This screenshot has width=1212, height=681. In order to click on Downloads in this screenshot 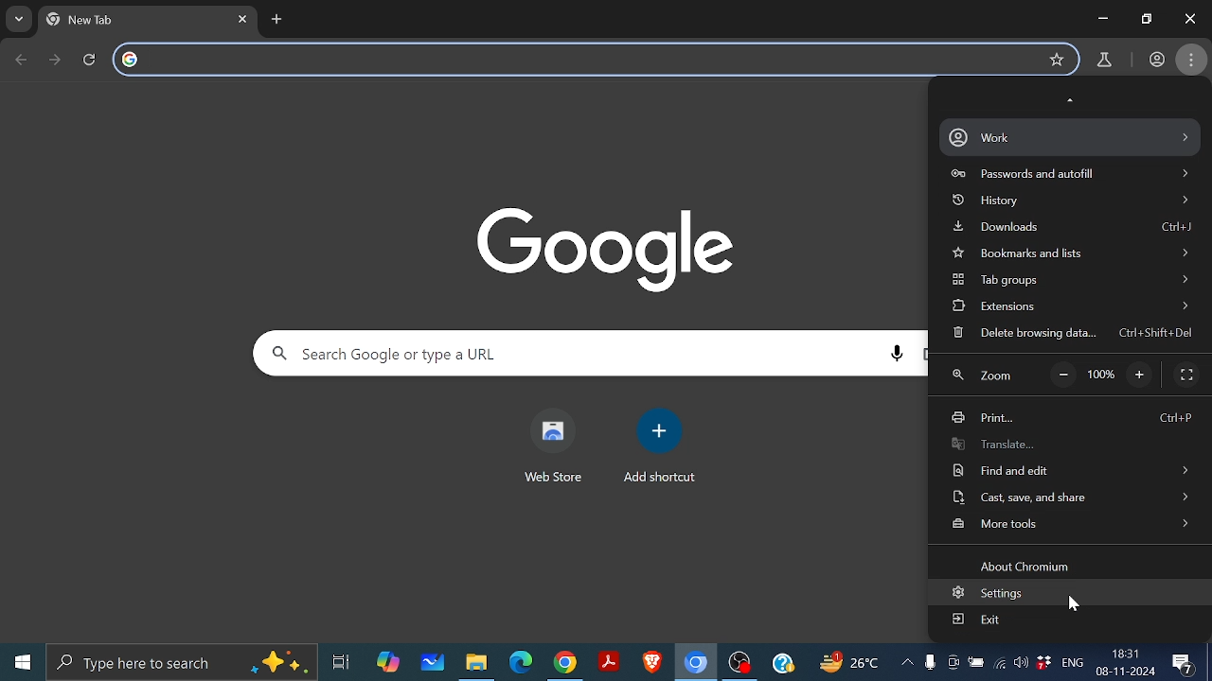, I will do `click(1075, 228)`.